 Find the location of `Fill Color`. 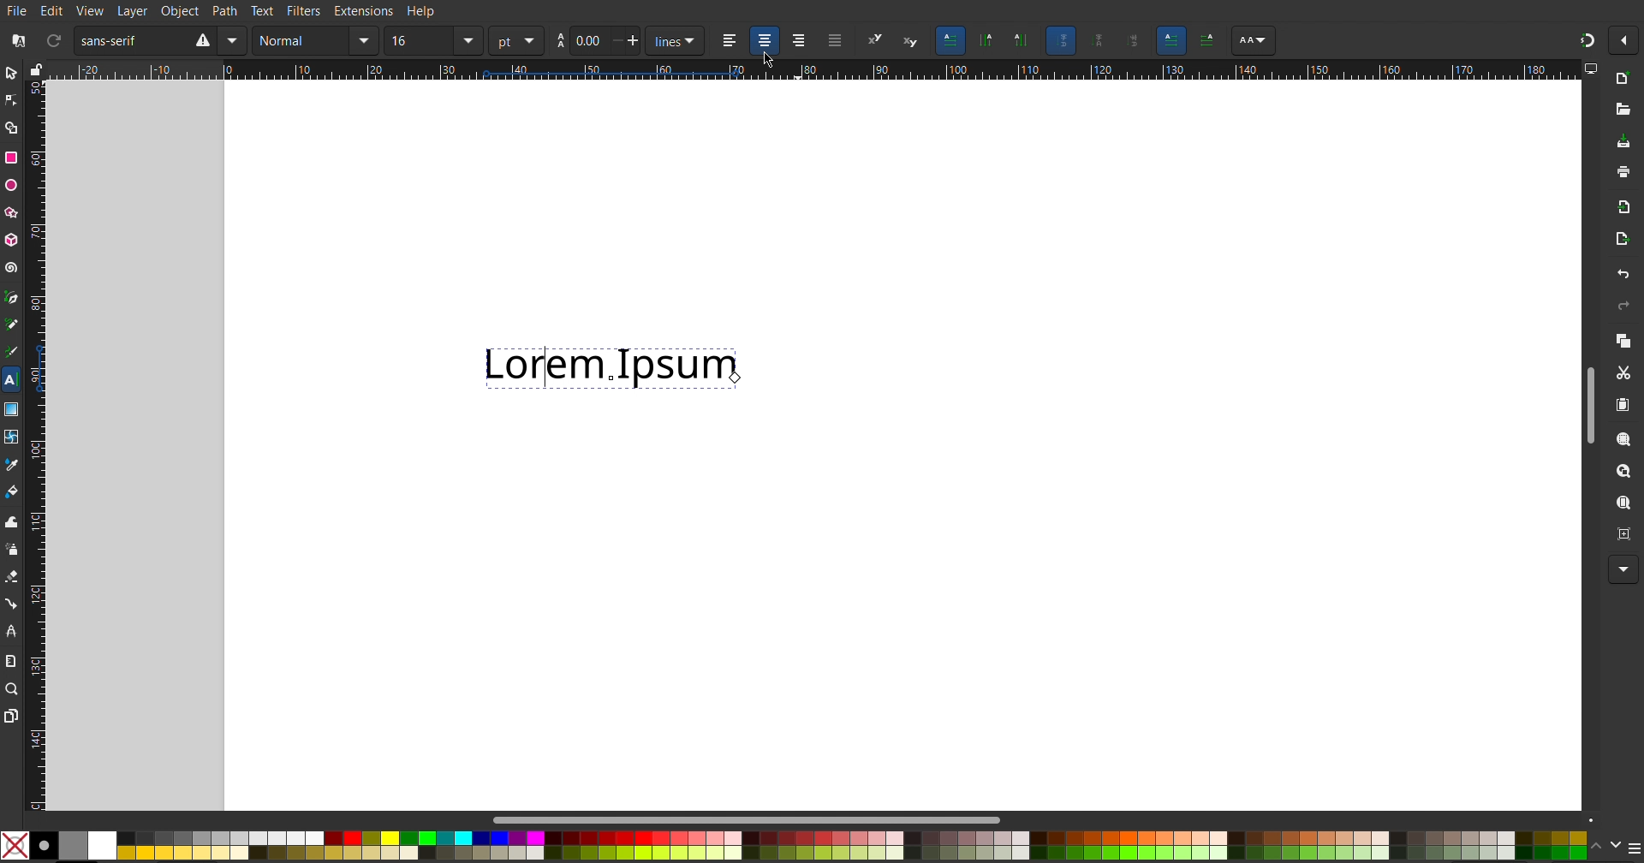

Fill Color is located at coordinates (15, 491).